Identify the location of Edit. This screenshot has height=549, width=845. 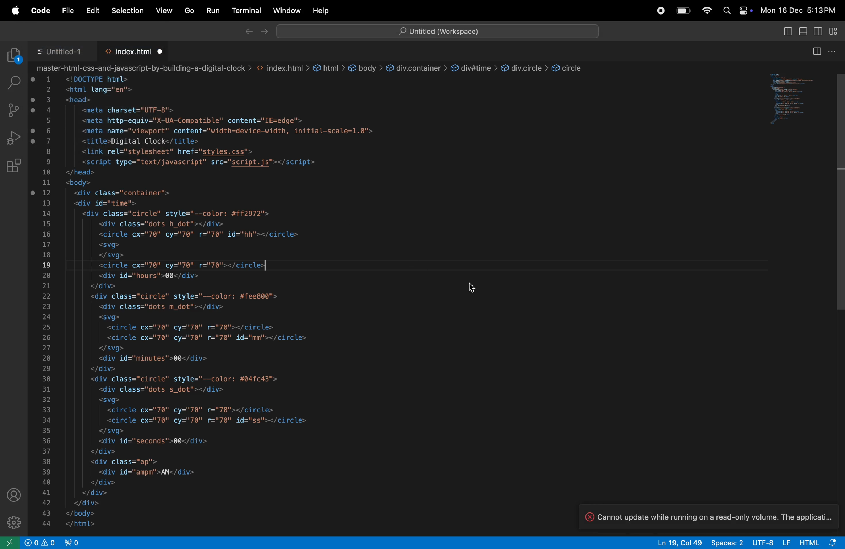
(94, 11).